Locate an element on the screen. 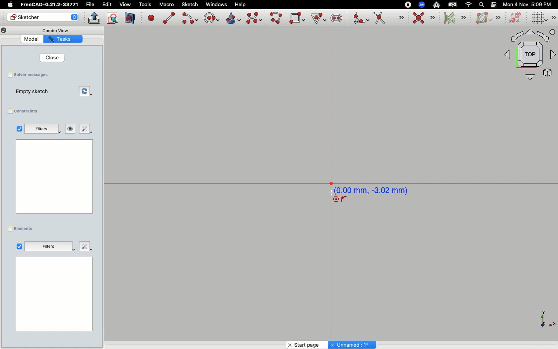 This screenshot has width=558, height=349. view is located at coordinates (125, 4).